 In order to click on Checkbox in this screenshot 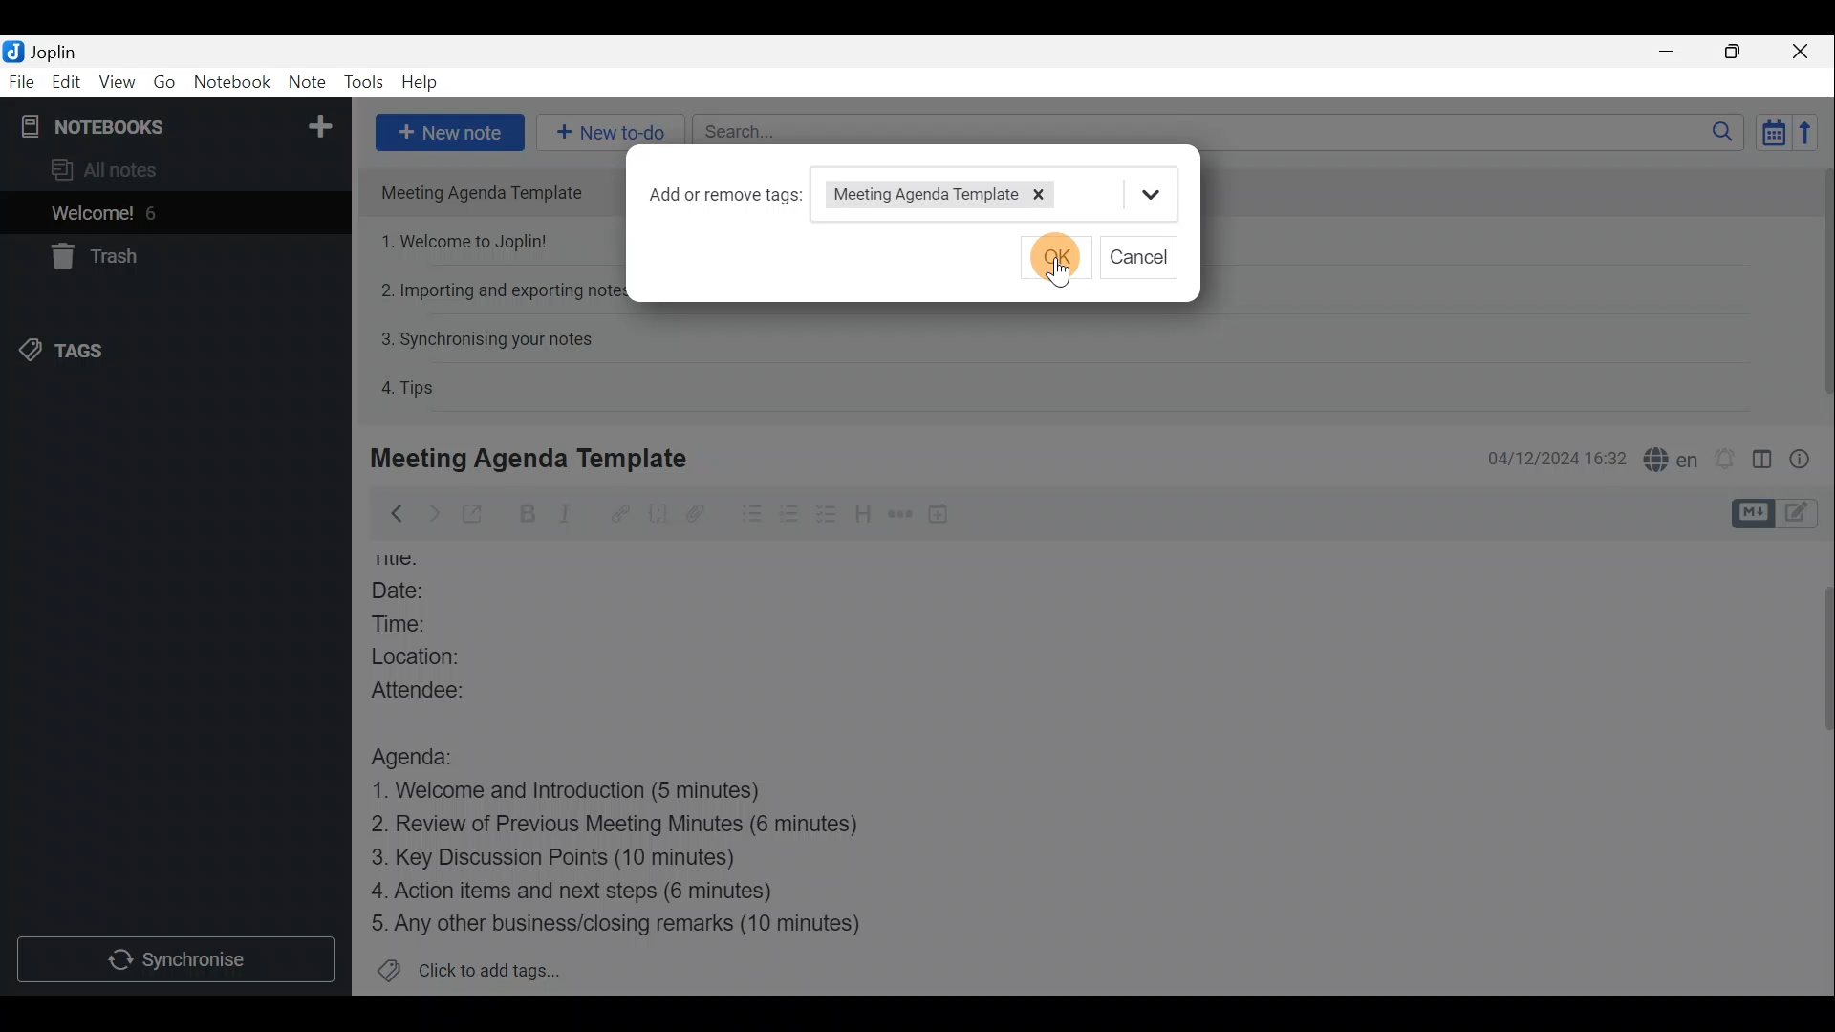, I will do `click(823, 515)`.